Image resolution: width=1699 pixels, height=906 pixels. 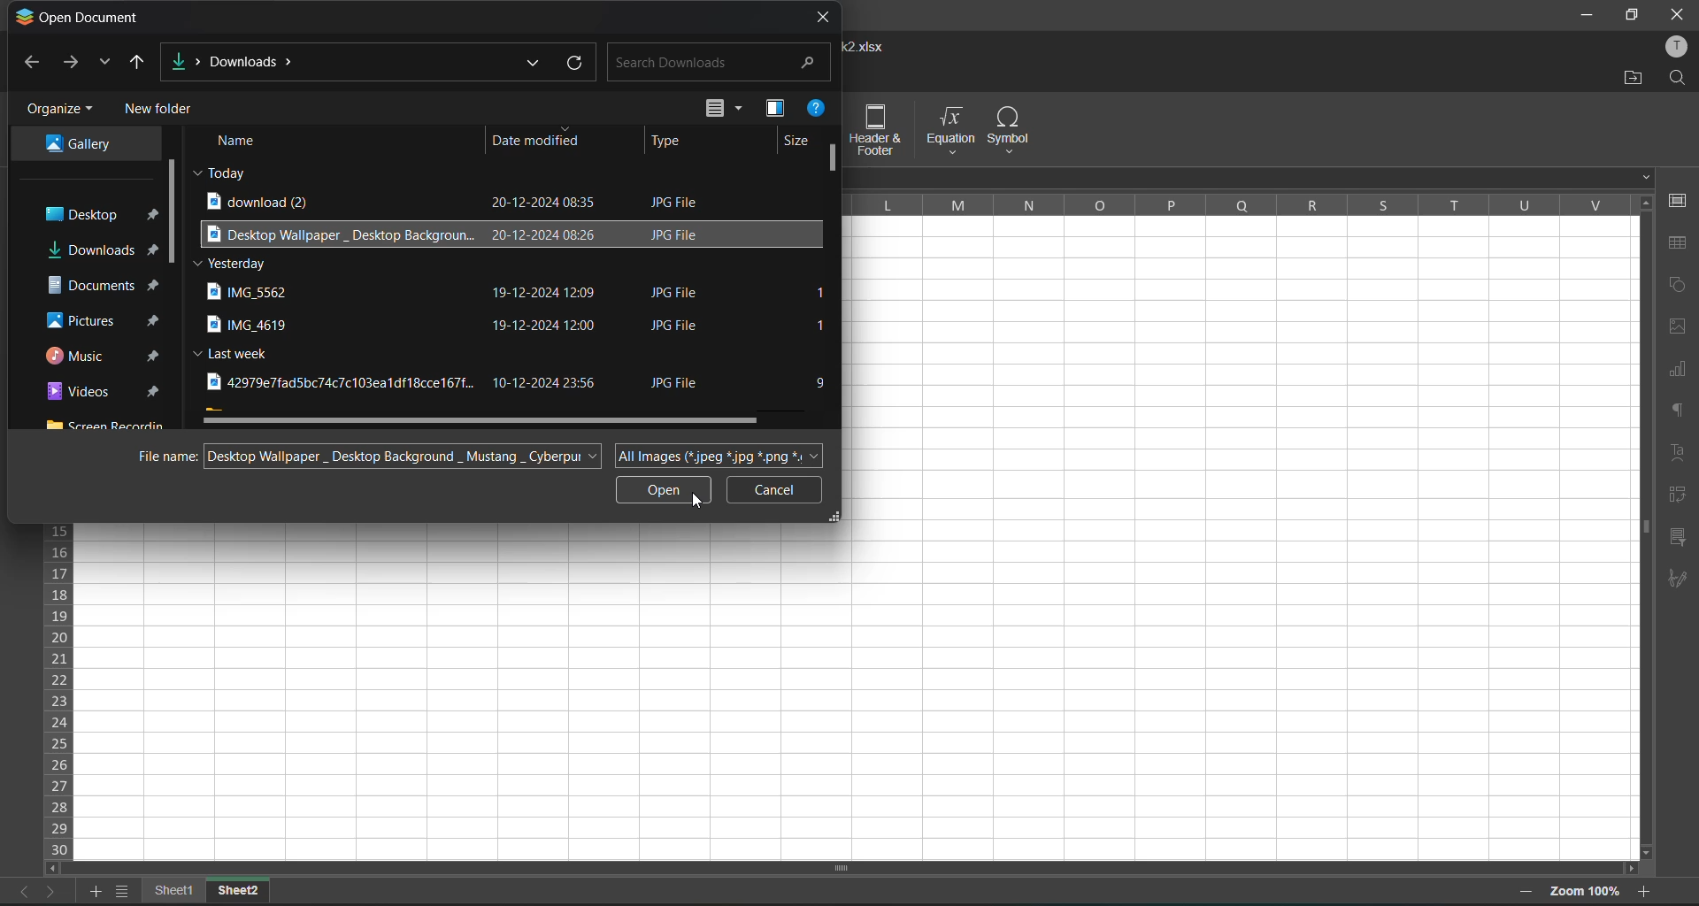 What do you see at coordinates (105, 65) in the screenshot?
I see `recent locations` at bounding box center [105, 65].